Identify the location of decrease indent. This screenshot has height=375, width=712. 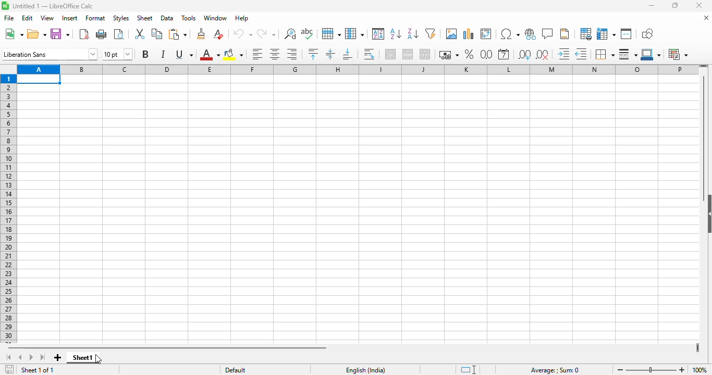
(581, 53).